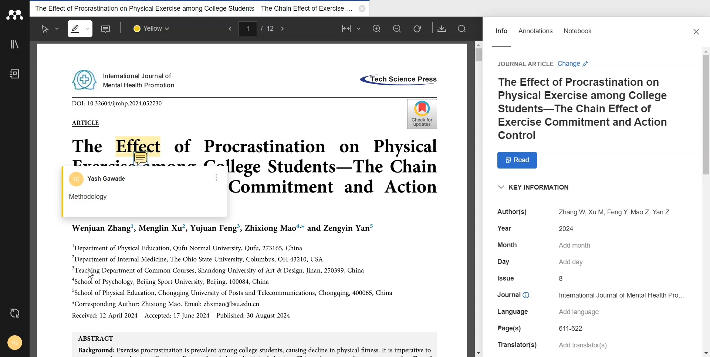  Describe the element at coordinates (254, 344) in the screenshot. I see `ABSTRACT
Background: Exercise procrastination is prevalent among college students, causing decline in physical fitness. It is imperative to` at that location.